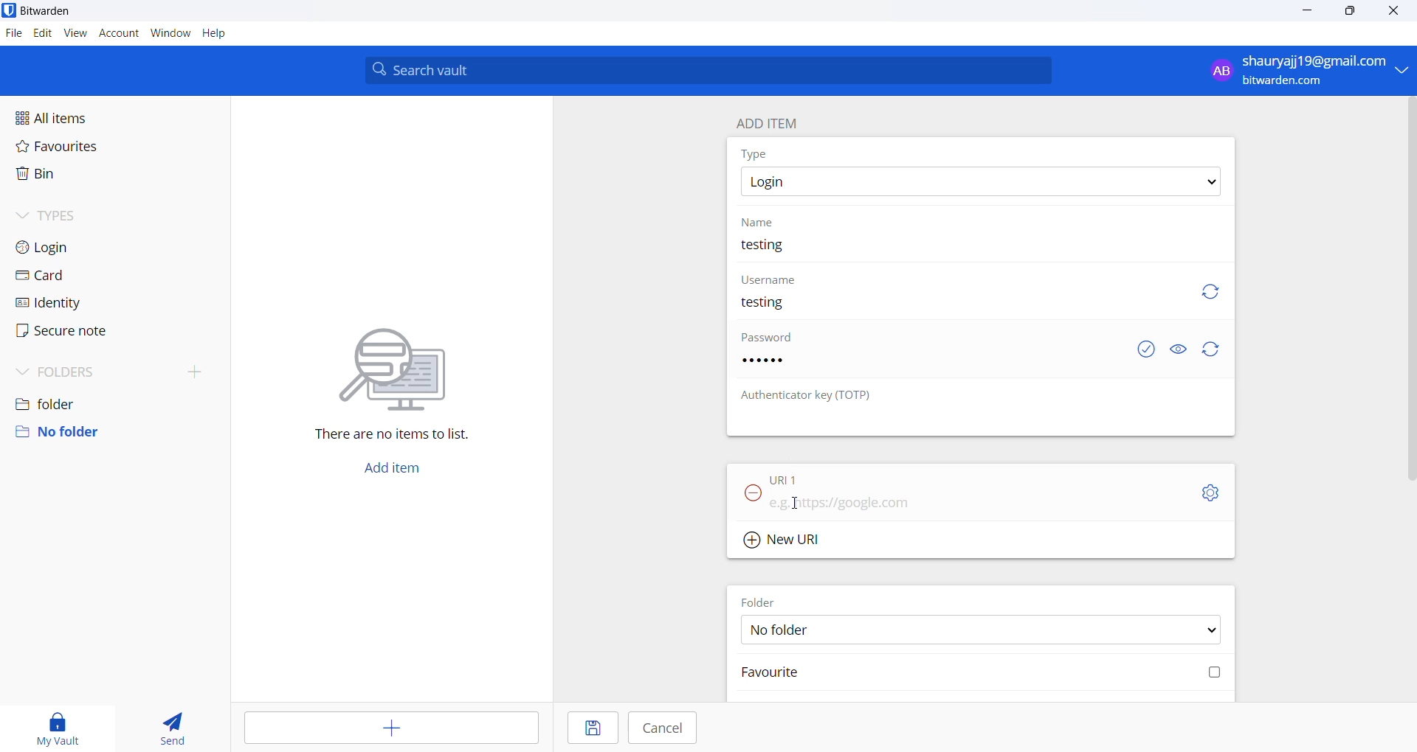  What do you see at coordinates (1211, 349) in the screenshot?
I see `refresh` at bounding box center [1211, 349].